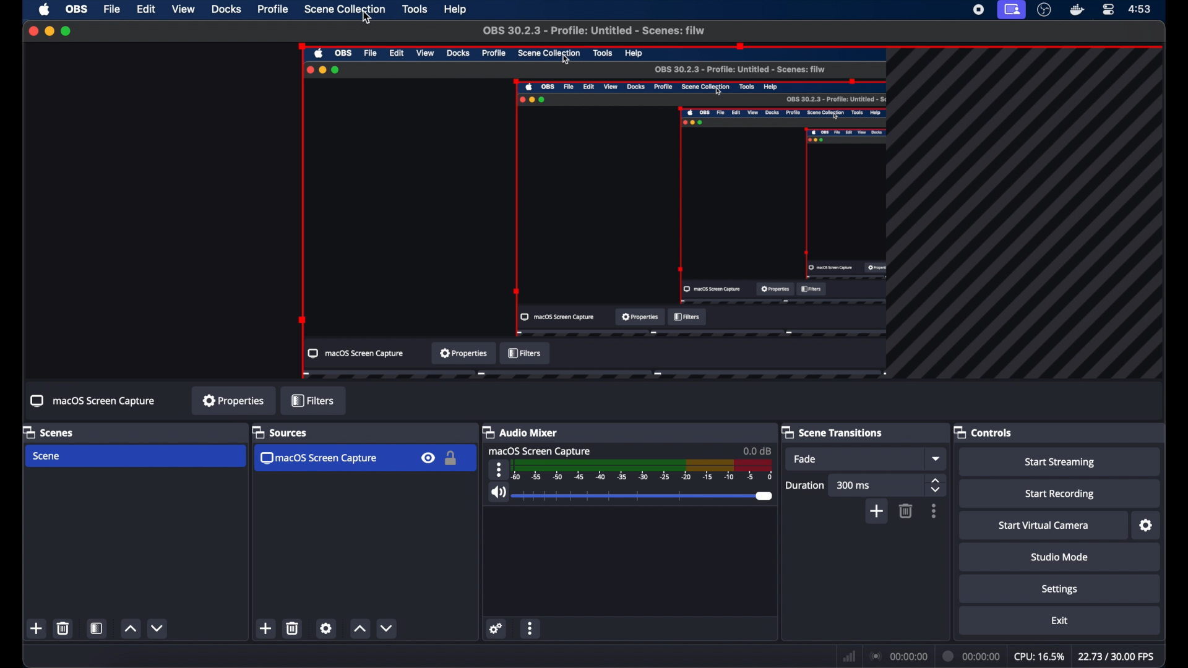  Describe the element at coordinates (1060, 623) in the screenshot. I see `exit` at that location.